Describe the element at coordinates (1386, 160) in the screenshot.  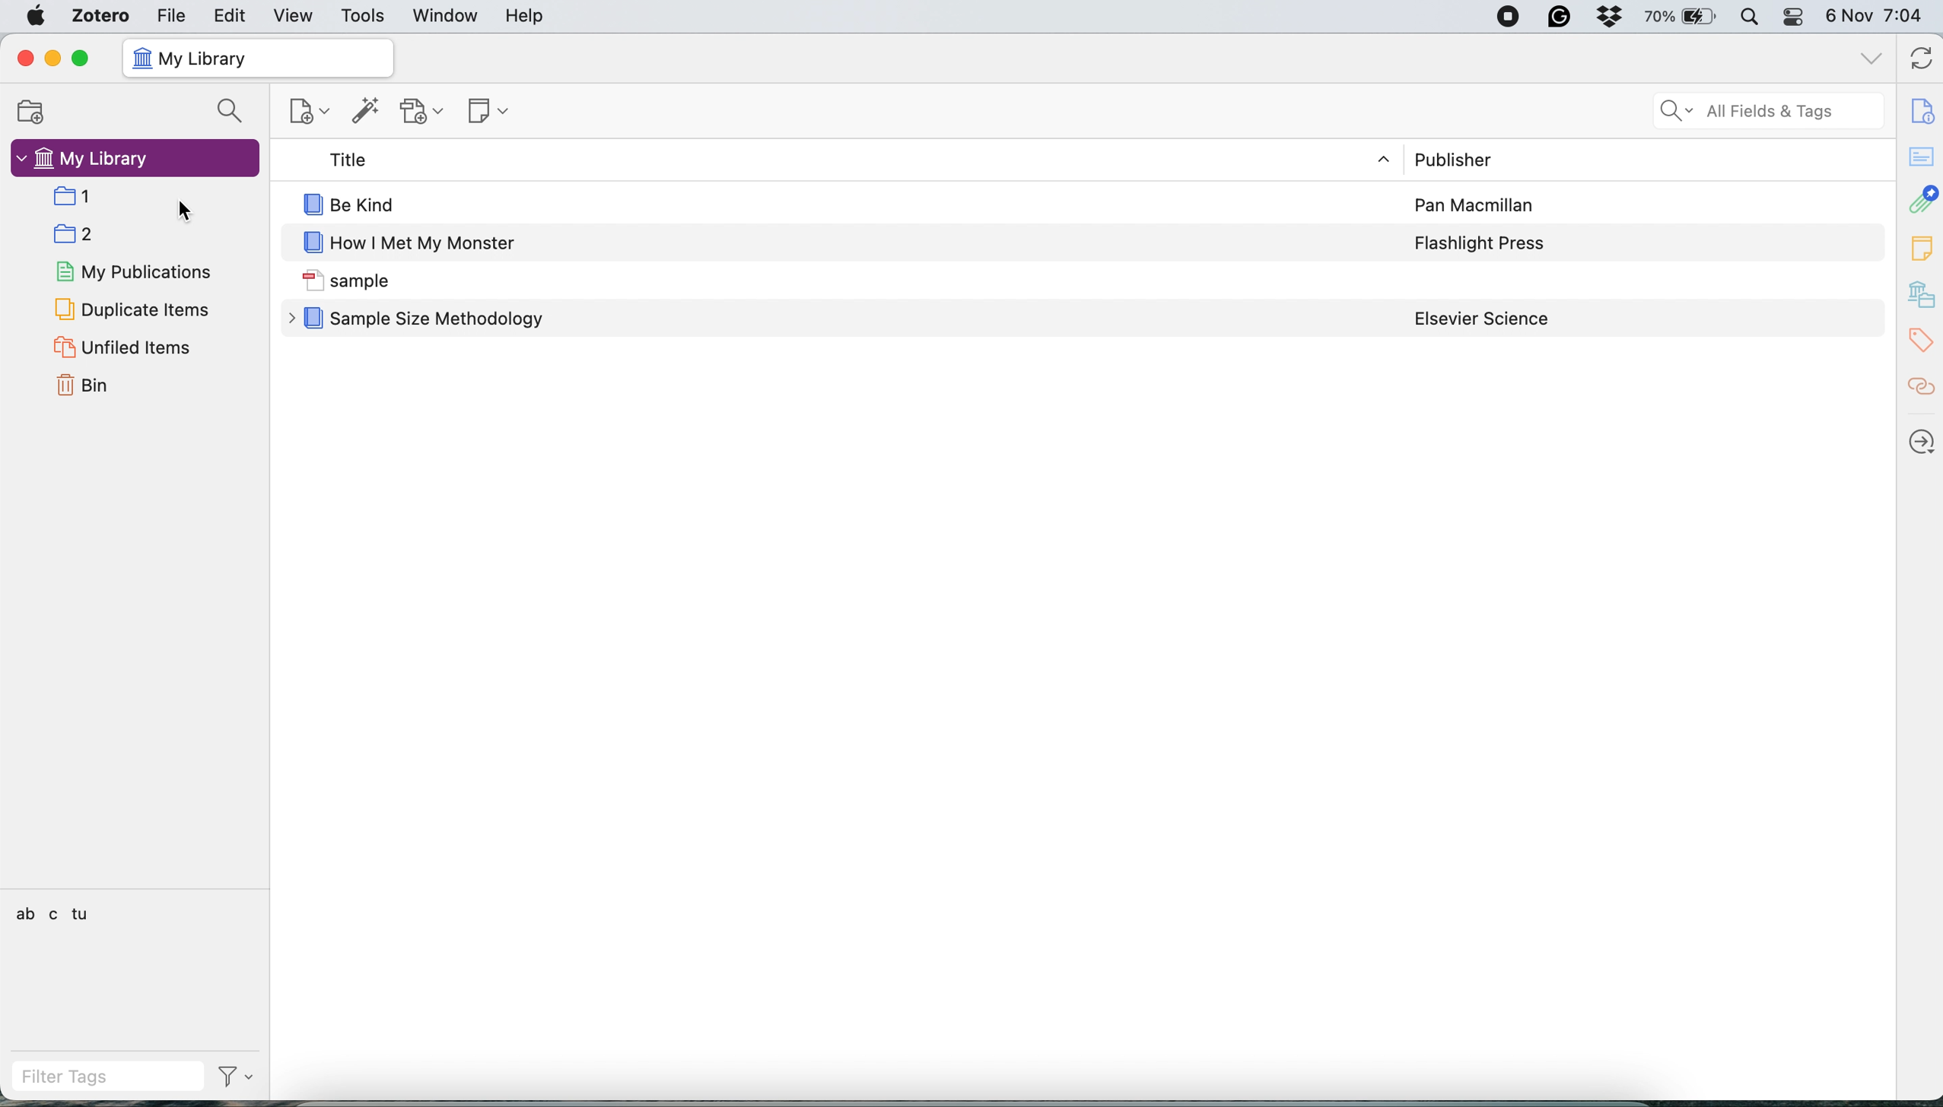
I see `expand/ collapse ` at that location.